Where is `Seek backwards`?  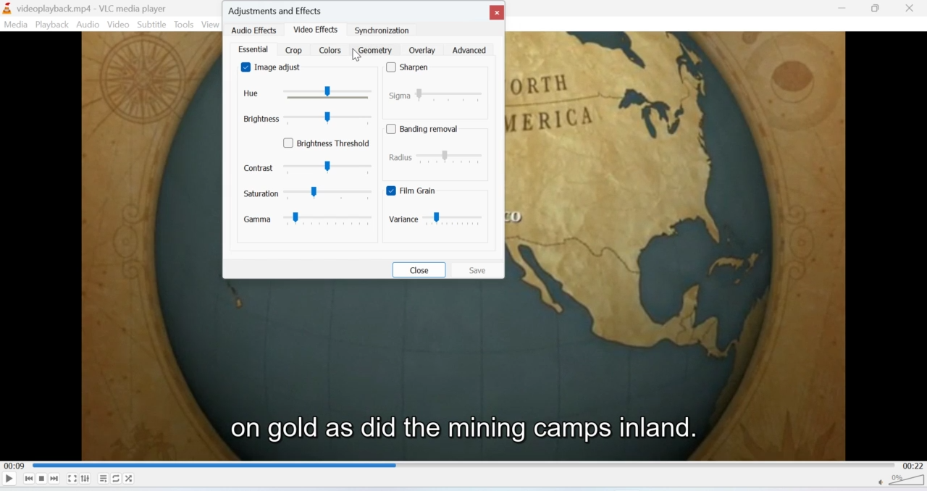
Seek backwards is located at coordinates (29, 479).